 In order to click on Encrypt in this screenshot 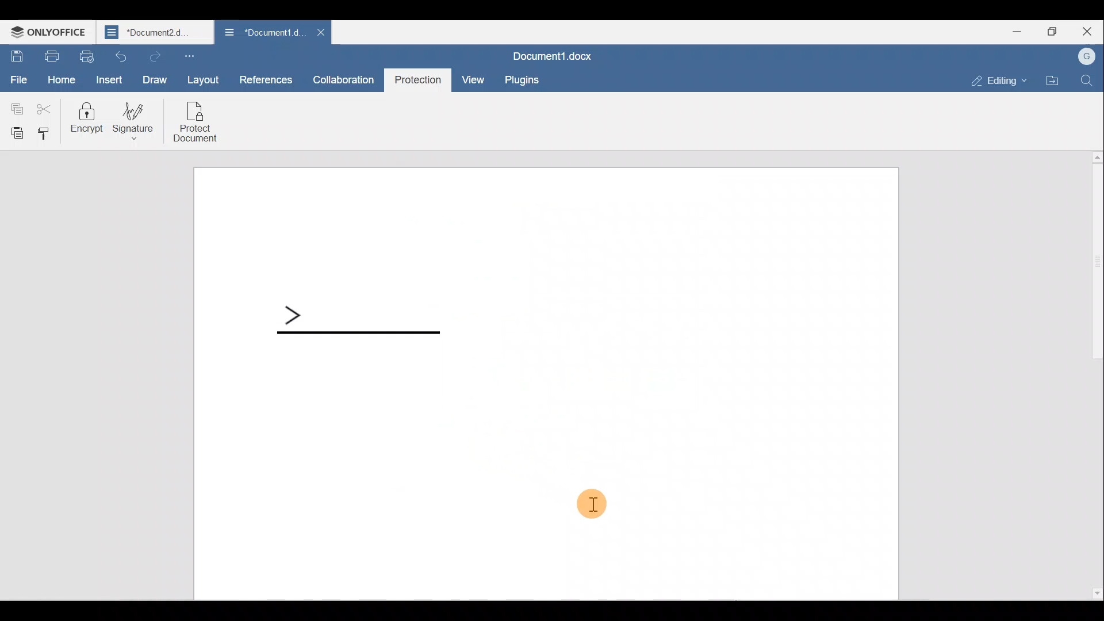, I will do `click(89, 121)`.